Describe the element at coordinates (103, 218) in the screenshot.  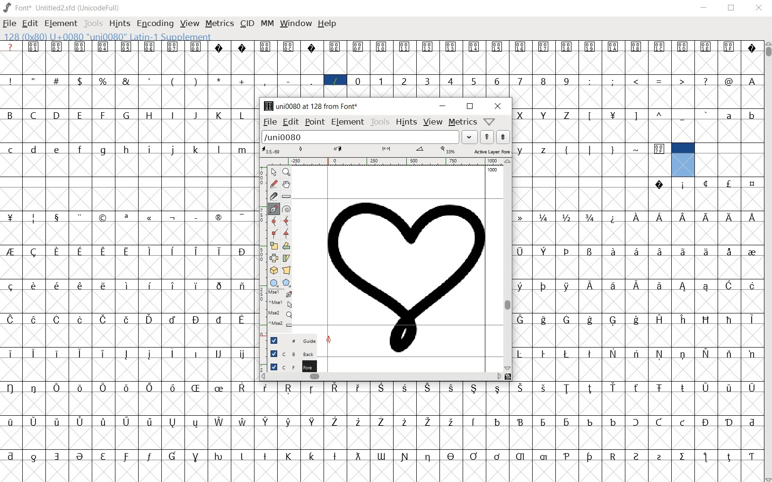
I see `glyph` at that location.